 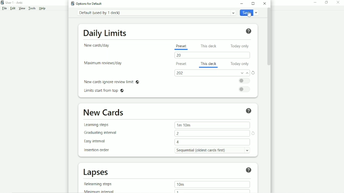 I want to click on Limits start from top, so click(x=105, y=91).